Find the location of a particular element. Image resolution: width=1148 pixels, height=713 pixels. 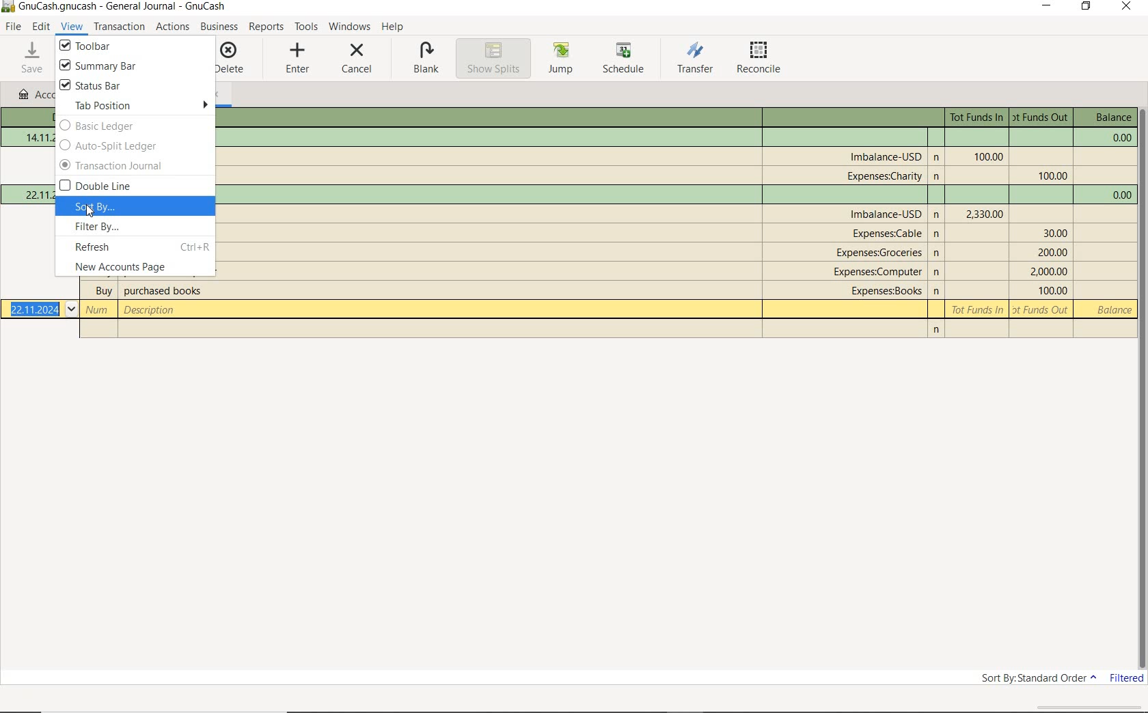

description is located at coordinates (163, 292).